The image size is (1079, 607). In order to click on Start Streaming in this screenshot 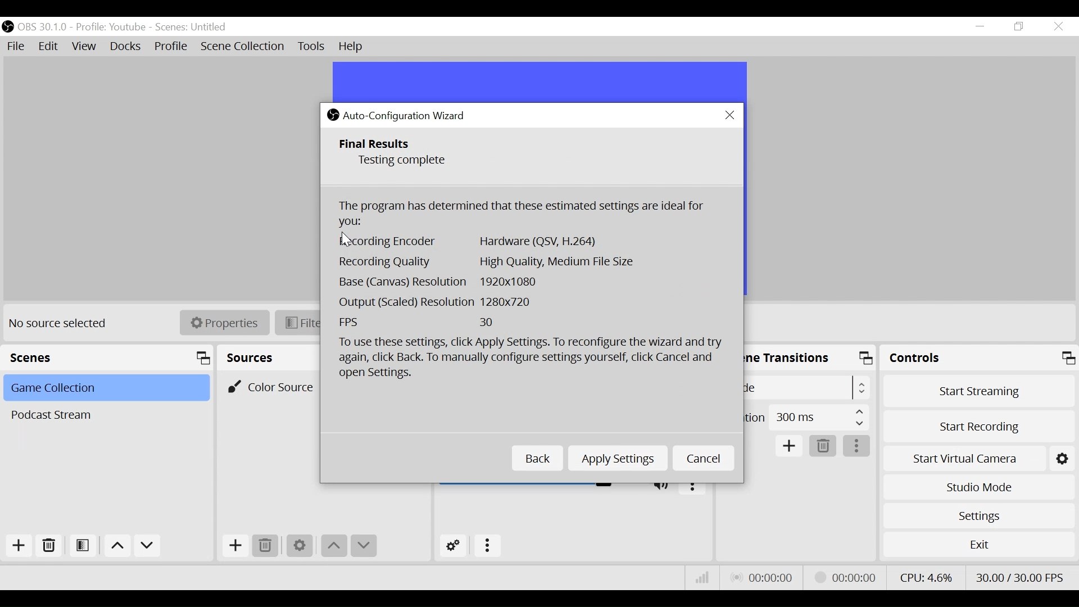, I will do `click(976, 389)`.